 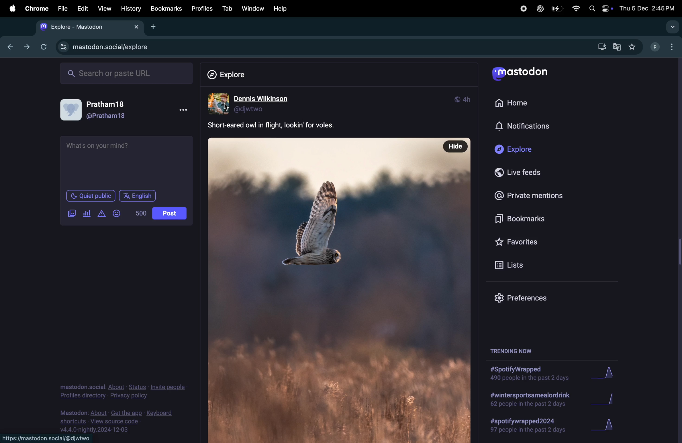 I want to click on add tab, so click(x=156, y=27).